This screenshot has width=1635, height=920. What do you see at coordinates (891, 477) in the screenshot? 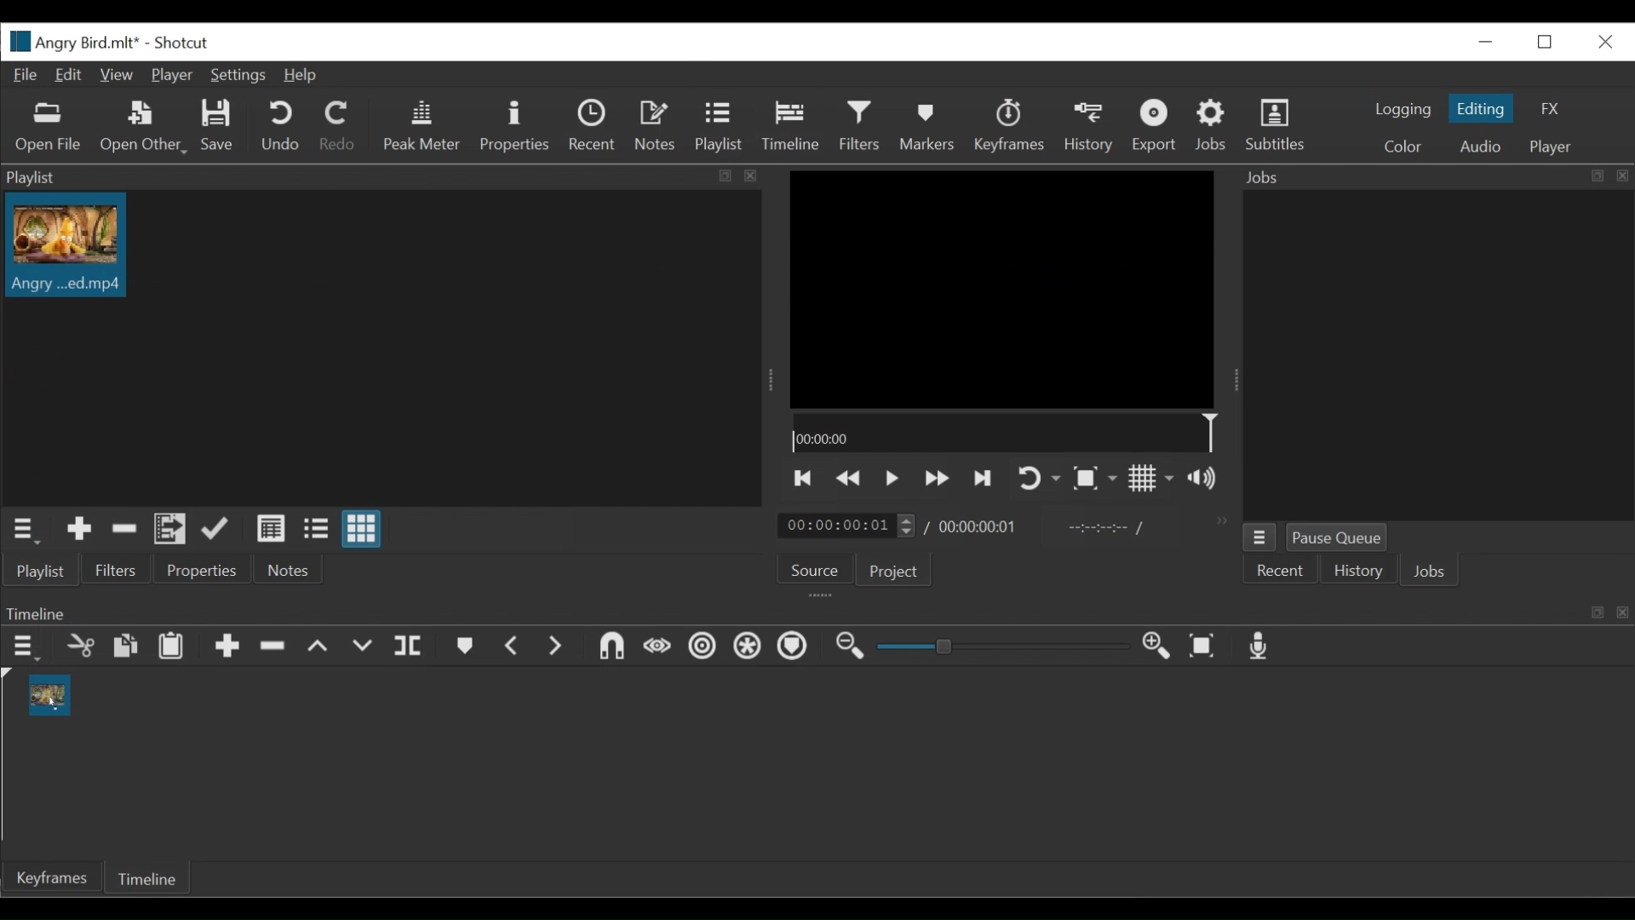
I see `Toggle play or pause` at bounding box center [891, 477].